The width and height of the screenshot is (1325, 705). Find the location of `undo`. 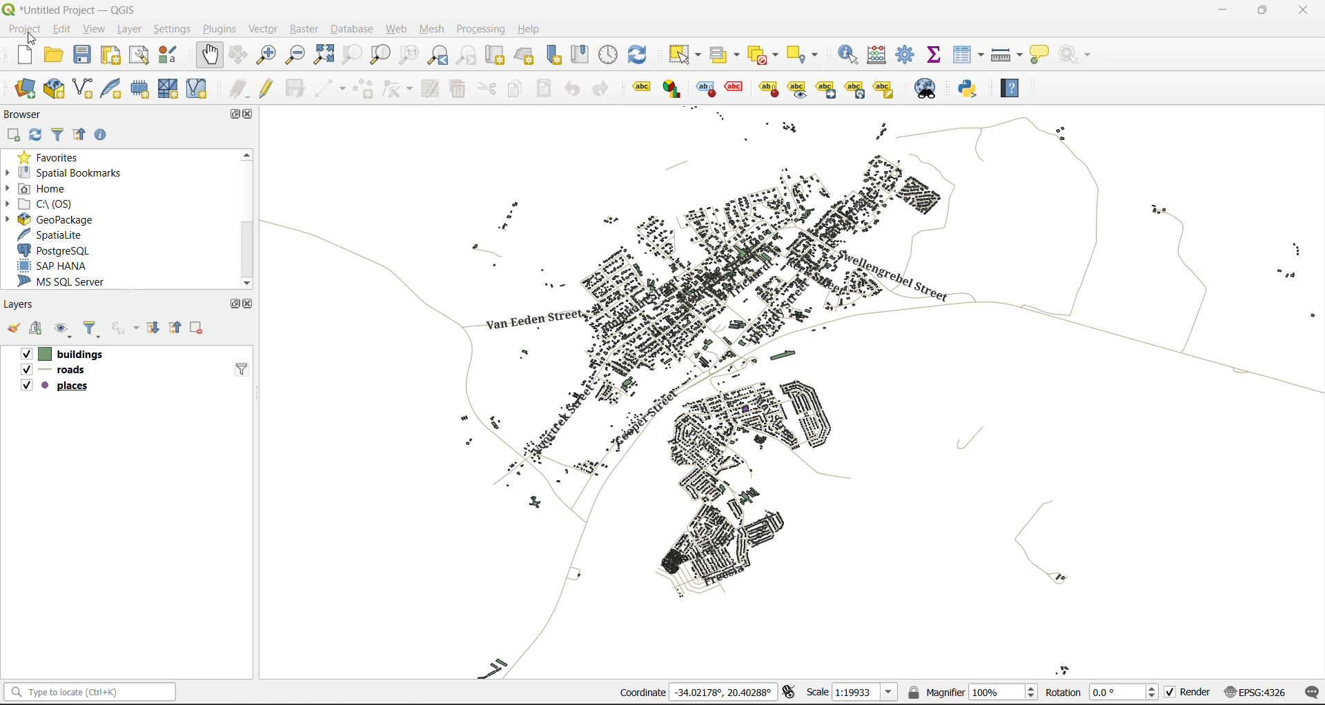

undo is located at coordinates (570, 88).